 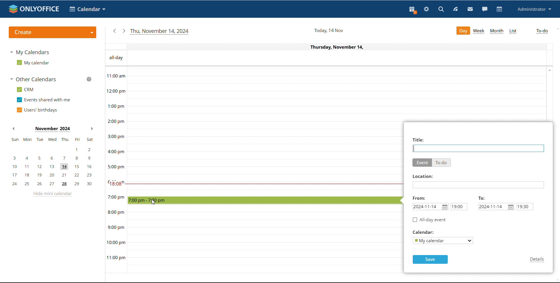 What do you see at coordinates (329, 47) in the screenshot?
I see `Current date` at bounding box center [329, 47].